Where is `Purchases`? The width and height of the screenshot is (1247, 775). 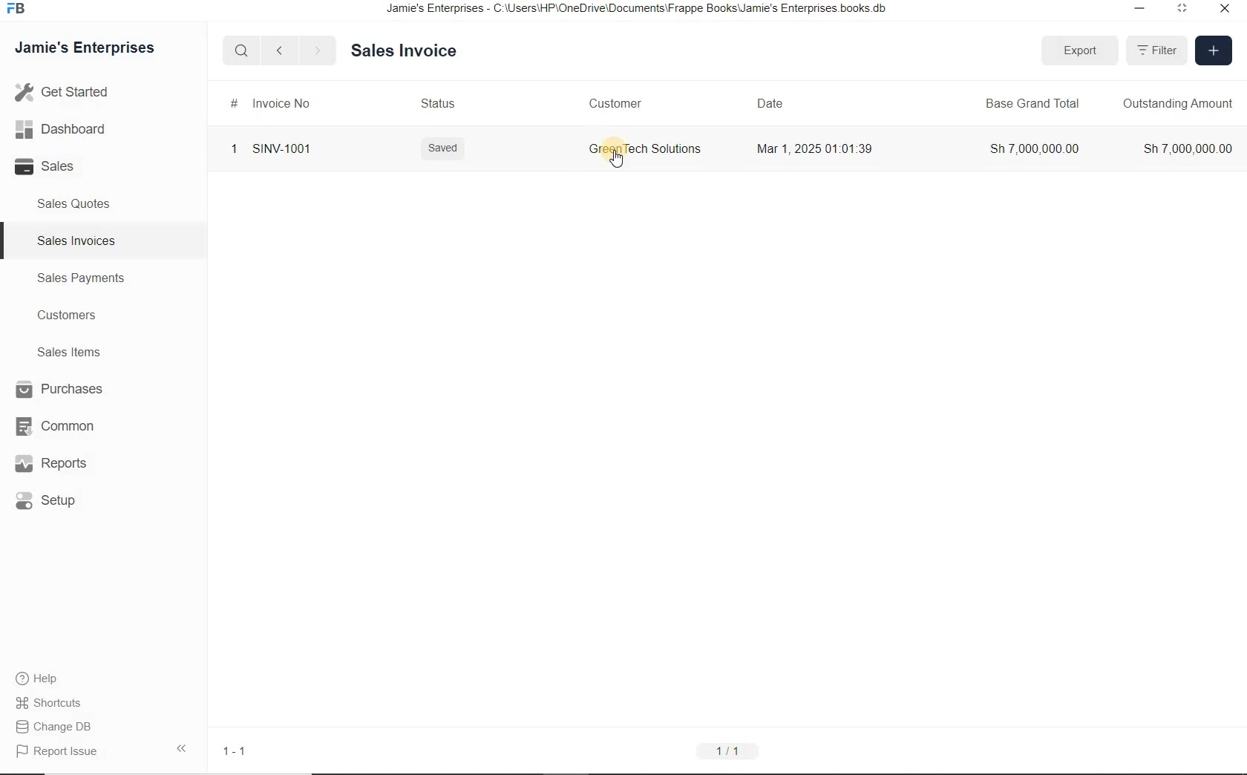 Purchases is located at coordinates (55, 389).